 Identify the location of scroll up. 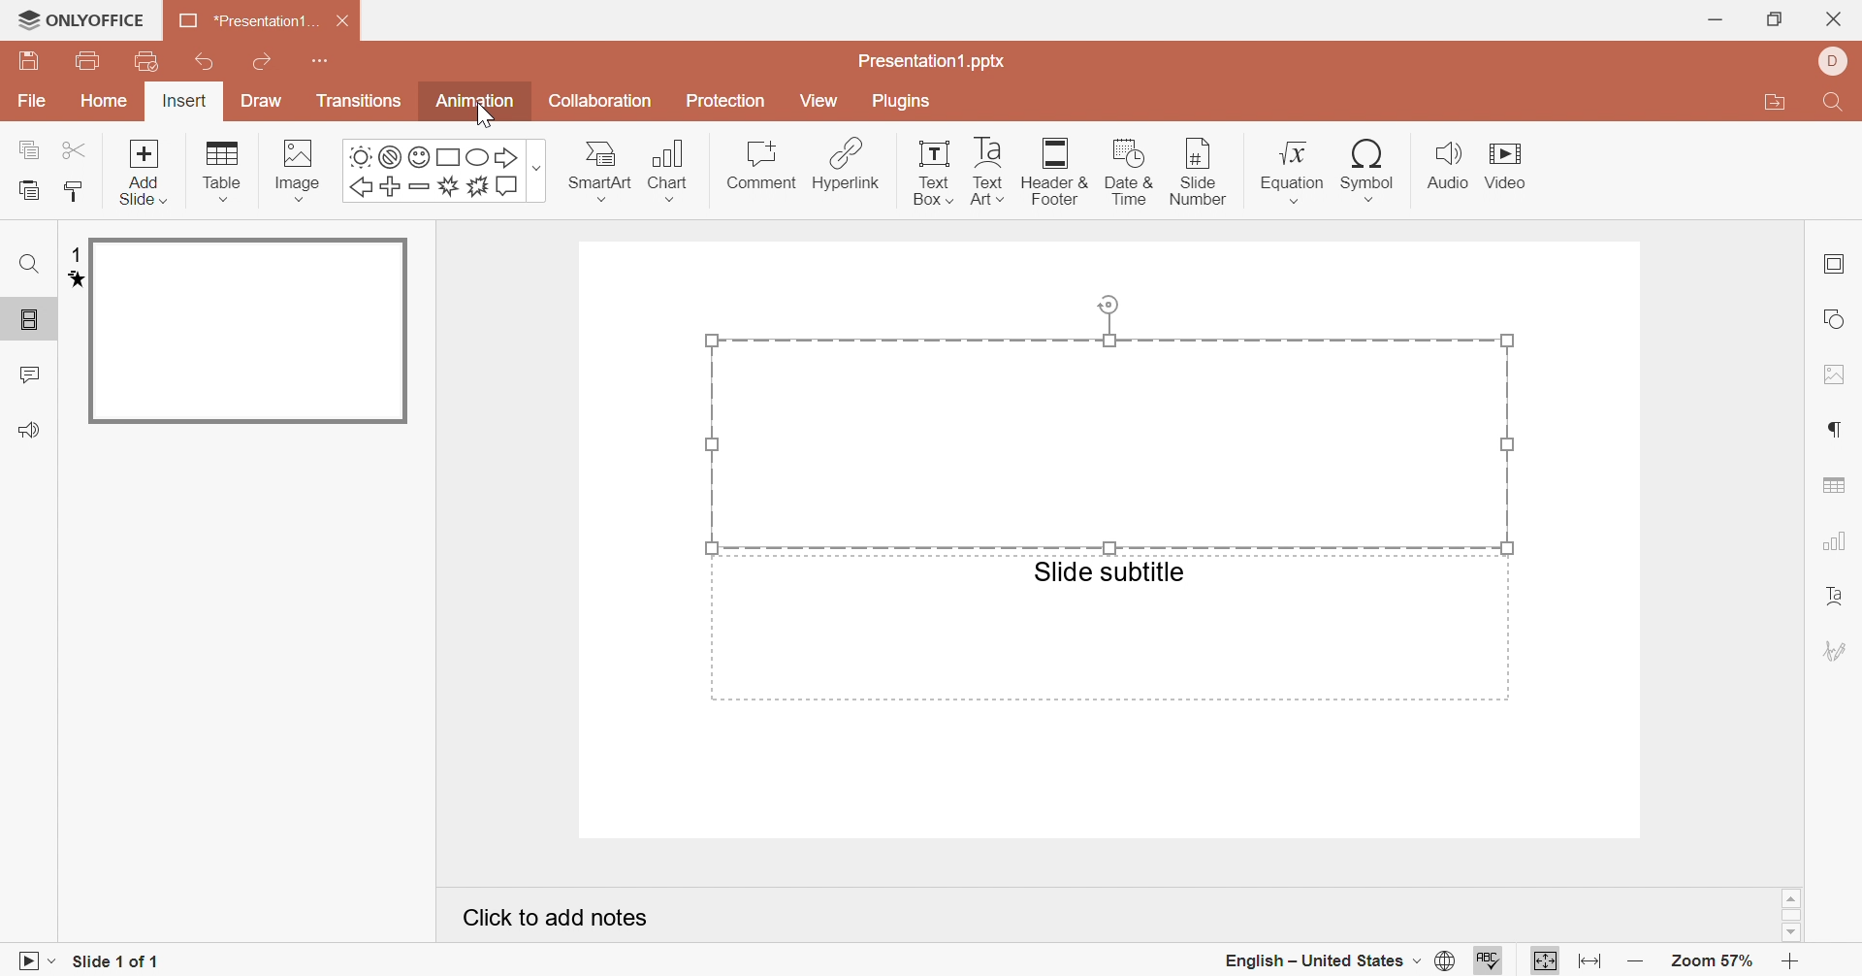
(1791, 898).